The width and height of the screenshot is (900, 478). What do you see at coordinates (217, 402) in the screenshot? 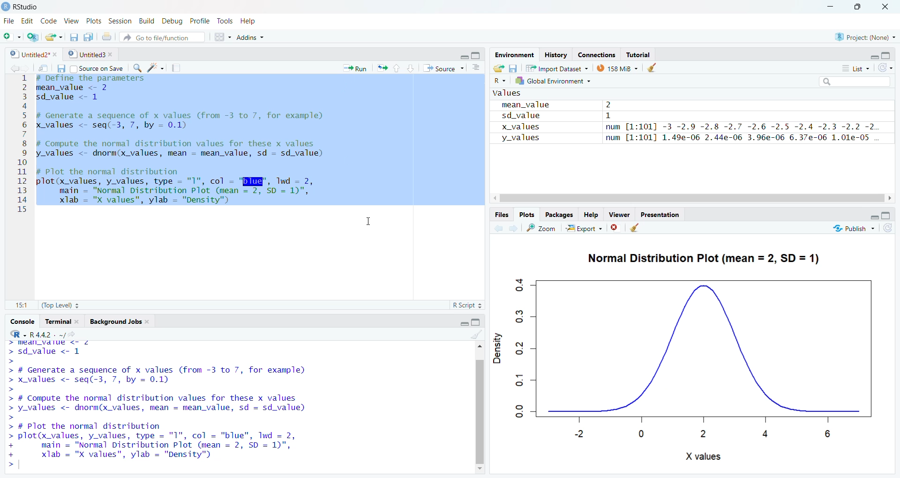
I see `> sd_value <- 1

>

> # Generate a sequence of x values (from -3 to 7, for example)
> x_values <- seq(-3, 7, by = 0.1)

>

> # Compute the normal distribution values for these x values
> y_values <- dnorm(x_values, mean = mean_value, sd = sd_value)
>

> # Plot the normal distribution

> plot(x_values, y_values, type = "1", col = "blue", Twd = 2,
+ main = "Normal Distribution Plot (mean = 2, SD = 1)",

+ xlab = "X values", ylab = "Density™)

pe` at bounding box center [217, 402].